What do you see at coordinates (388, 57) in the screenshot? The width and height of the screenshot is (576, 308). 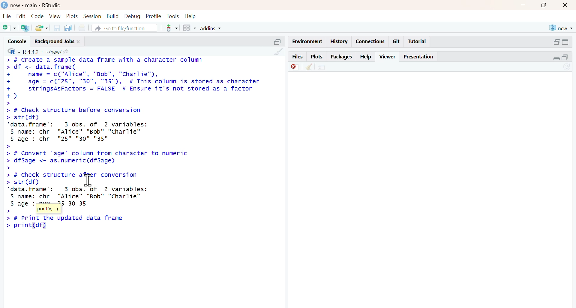 I see `viewer` at bounding box center [388, 57].